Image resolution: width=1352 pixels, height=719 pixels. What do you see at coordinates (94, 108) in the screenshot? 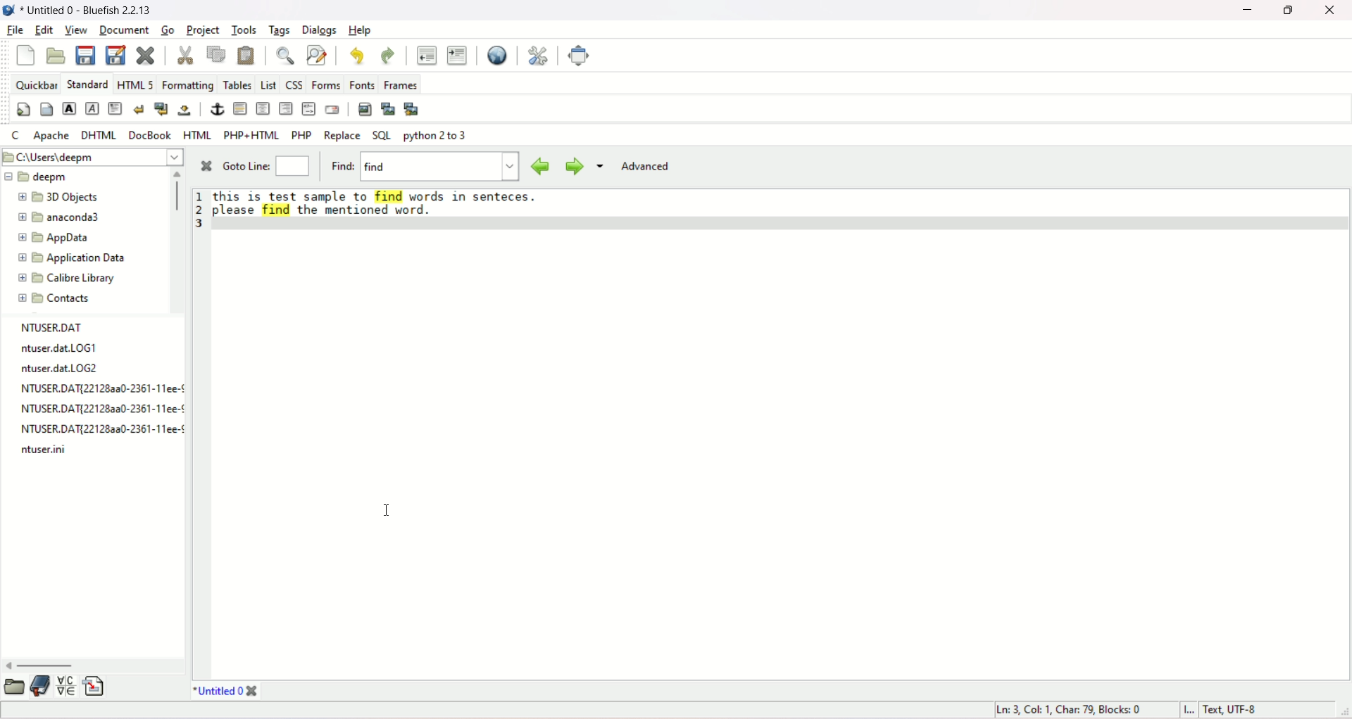
I see `emphasis` at bounding box center [94, 108].